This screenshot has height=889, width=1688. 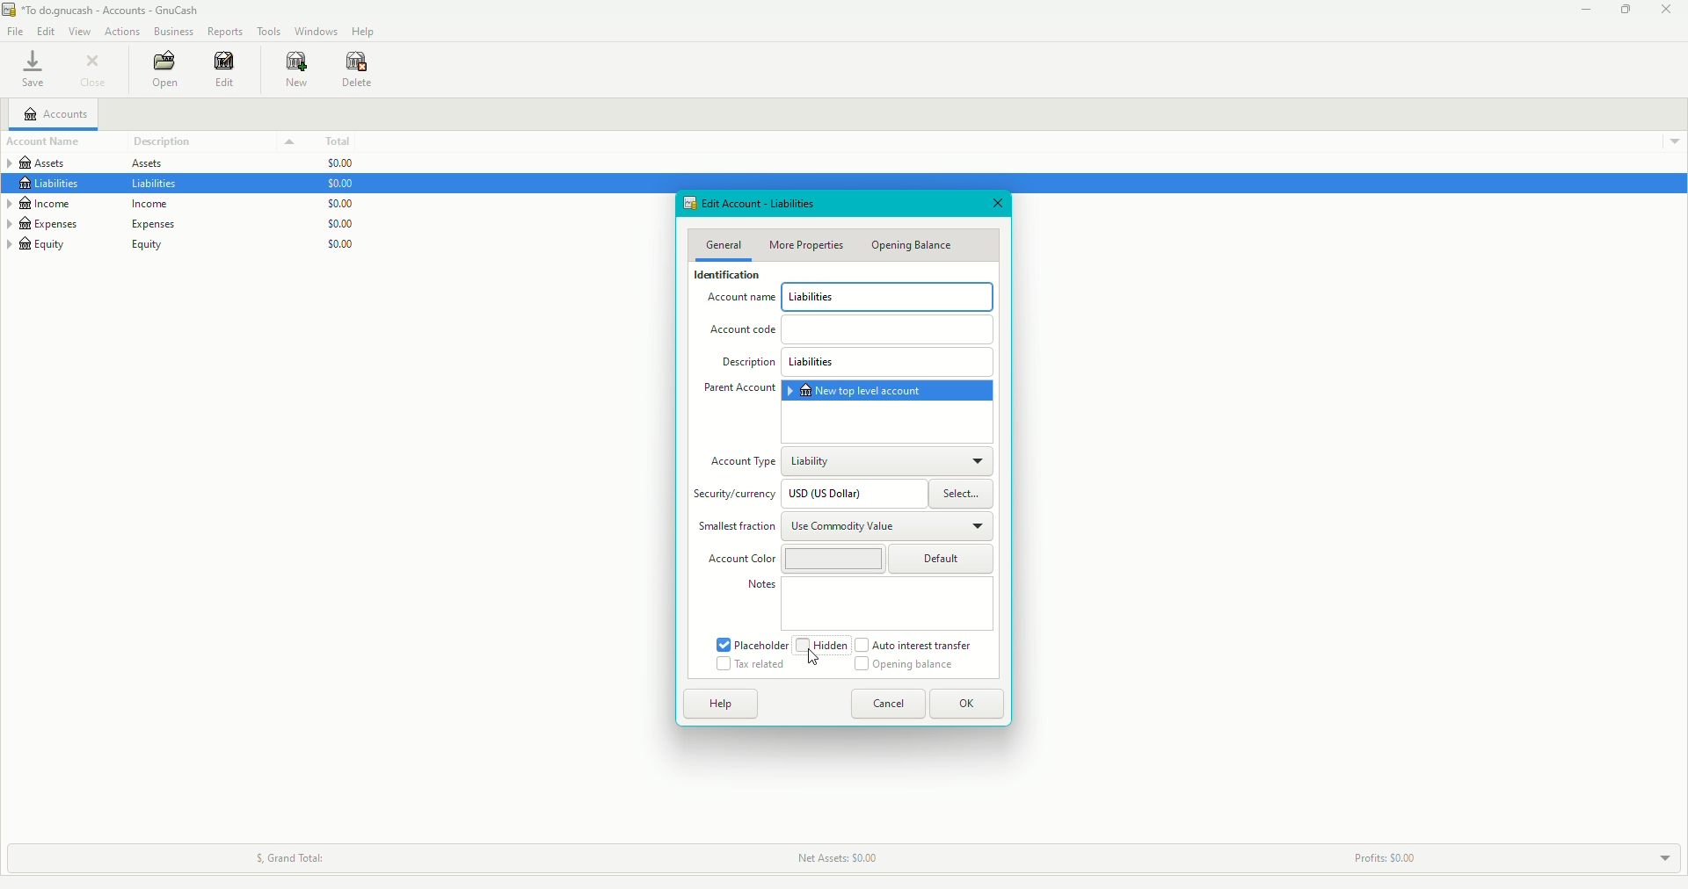 What do you see at coordinates (271, 32) in the screenshot?
I see `Tools` at bounding box center [271, 32].